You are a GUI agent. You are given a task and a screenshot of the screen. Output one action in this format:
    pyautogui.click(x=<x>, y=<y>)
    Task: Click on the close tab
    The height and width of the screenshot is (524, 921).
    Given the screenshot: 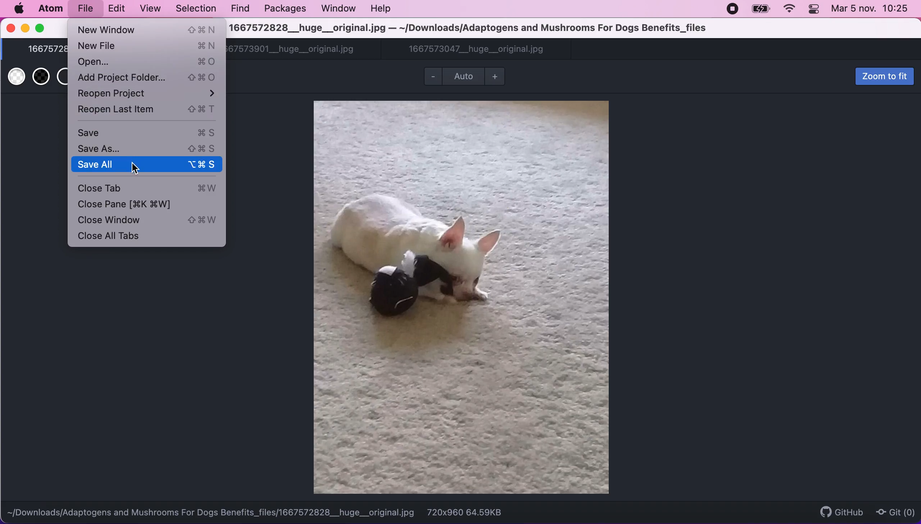 What is the action you would take?
    pyautogui.click(x=146, y=187)
    